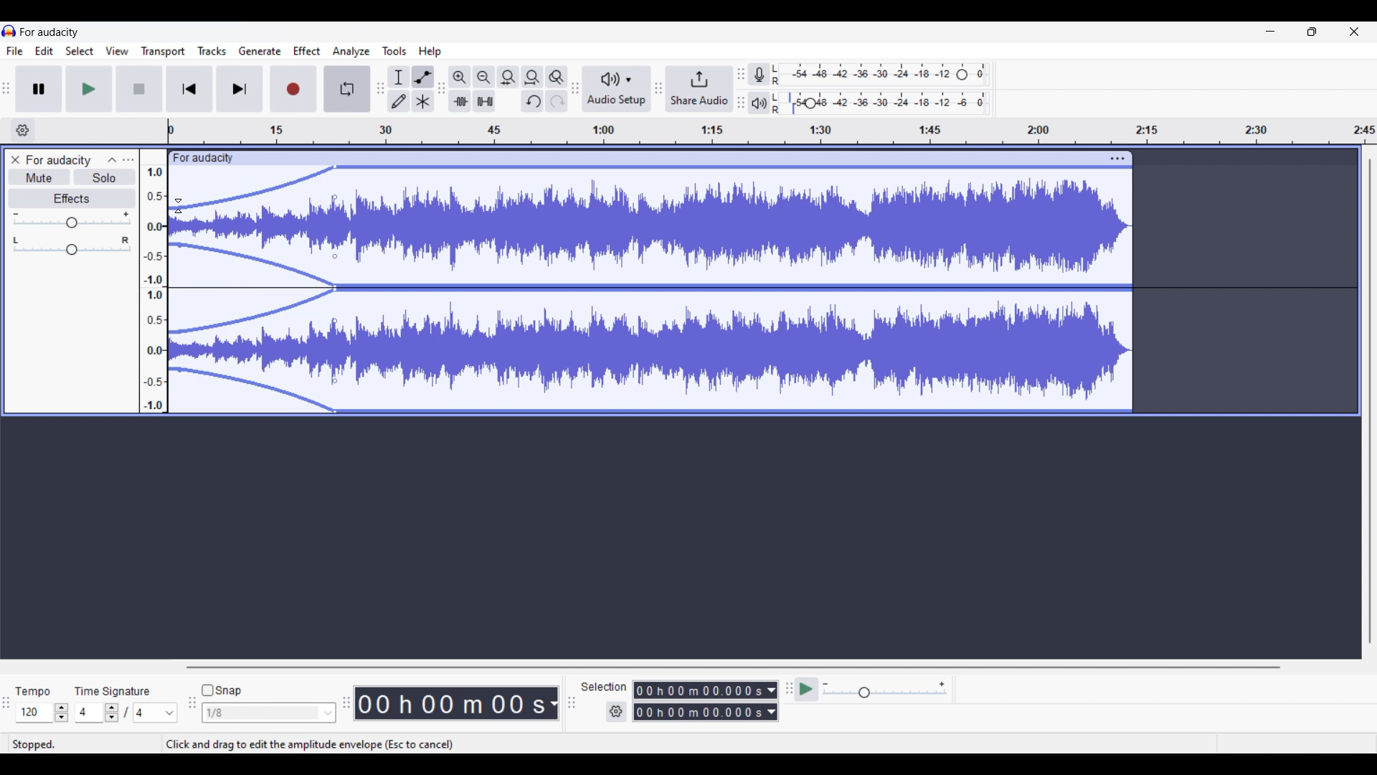  What do you see at coordinates (807, 689) in the screenshot?
I see `play at speed` at bounding box center [807, 689].